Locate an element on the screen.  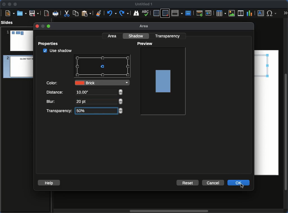
Display grid is located at coordinates (156, 13).